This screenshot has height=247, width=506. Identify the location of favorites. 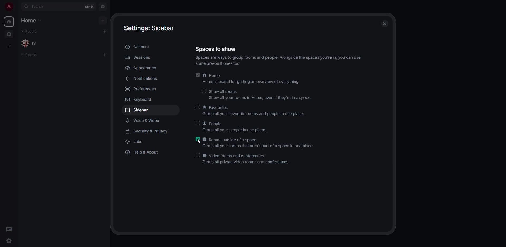
(255, 111).